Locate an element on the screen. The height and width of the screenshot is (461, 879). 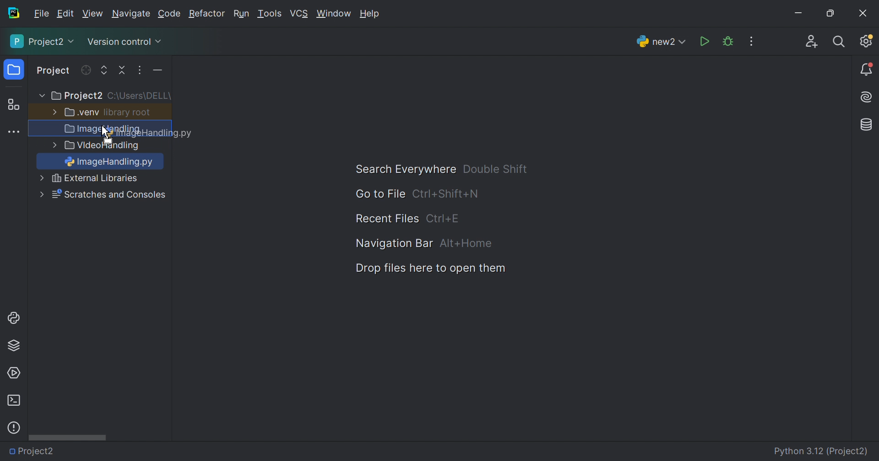
library root is located at coordinates (128, 112).